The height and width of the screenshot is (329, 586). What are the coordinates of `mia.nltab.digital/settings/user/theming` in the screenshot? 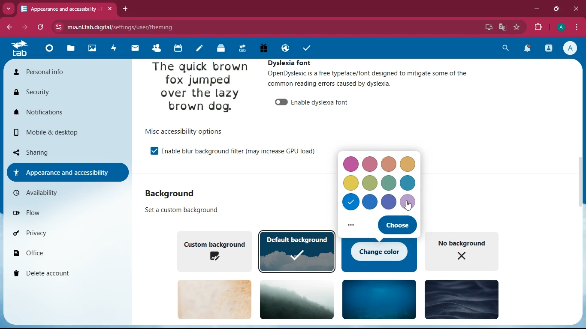 It's located at (114, 26).